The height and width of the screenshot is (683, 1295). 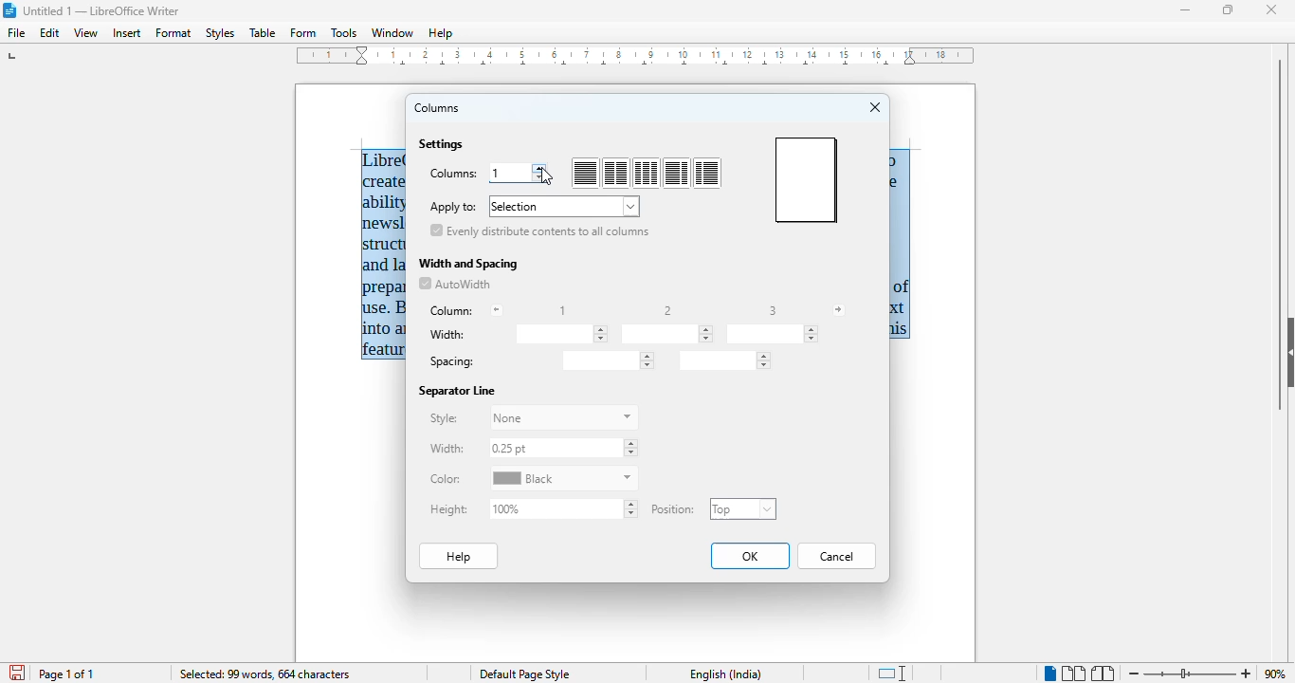 What do you see at coordinates (1191, 674) in the screenshot?
I see `Change zoom level` at bounding box center [1191, 674].